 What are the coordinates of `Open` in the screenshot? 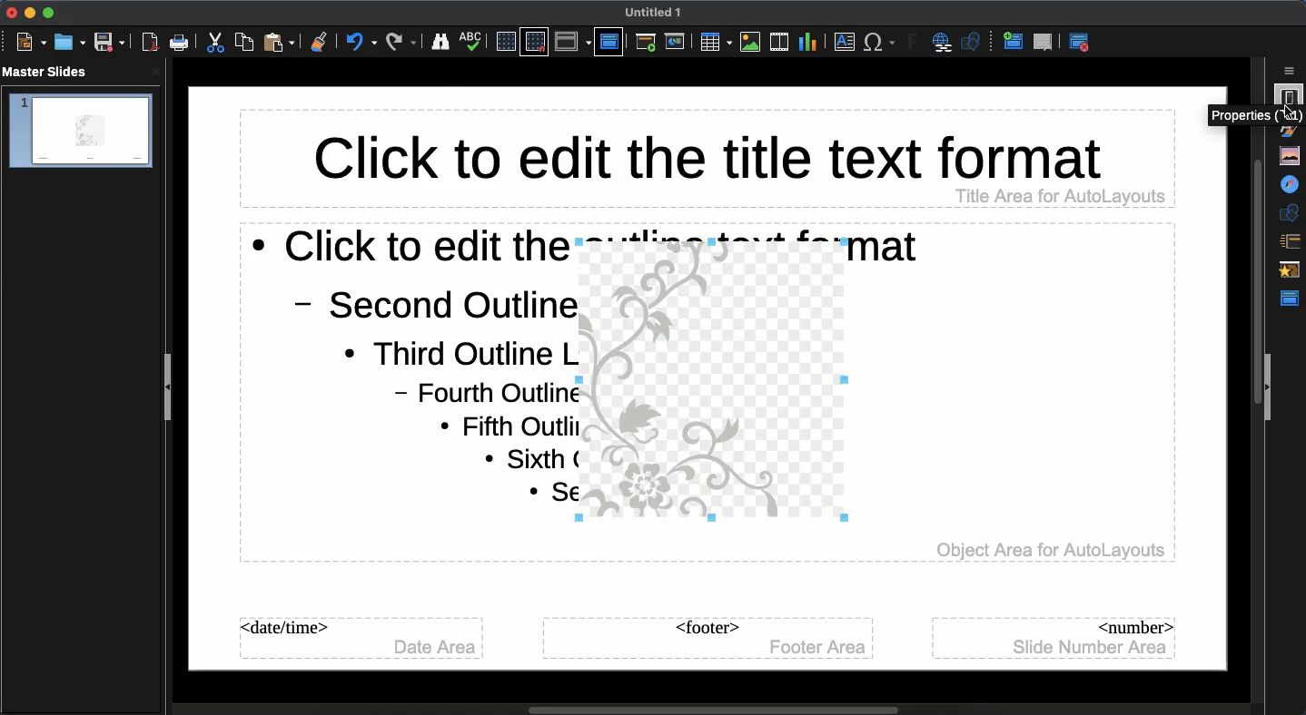 It's located at (68, 42).